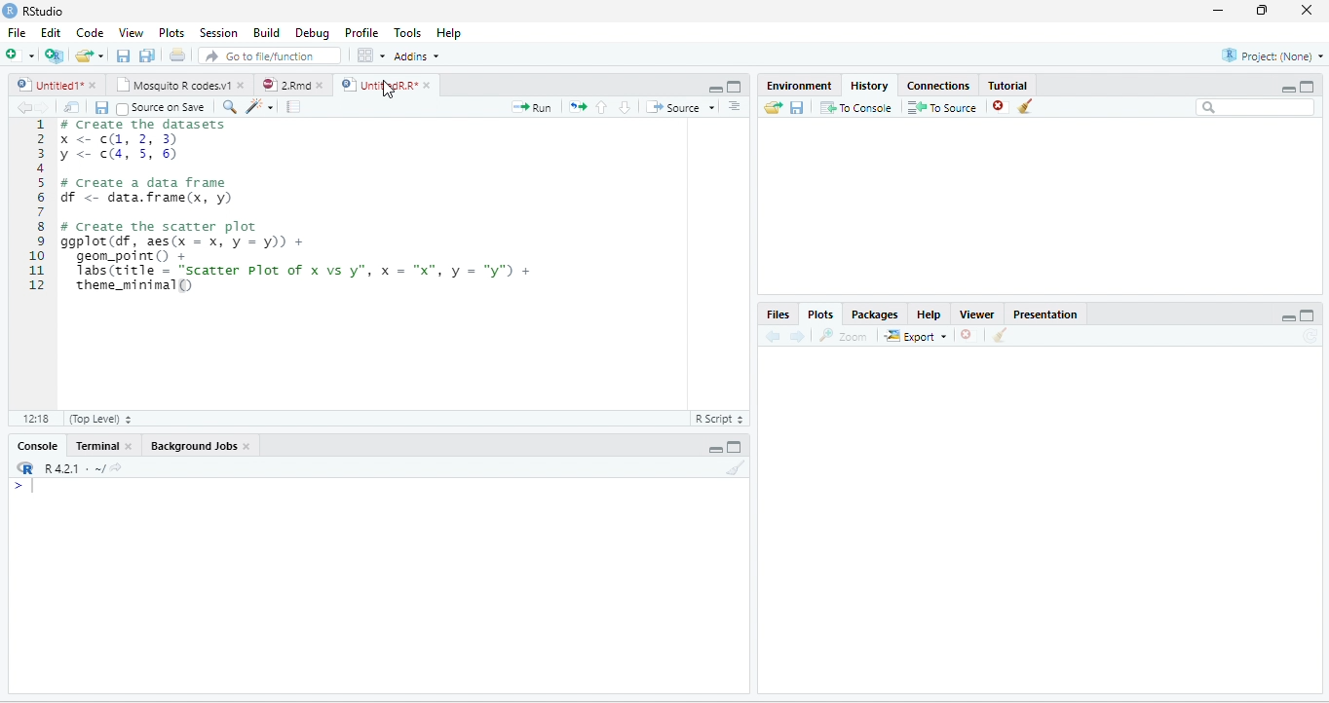 This screenshot has height=703, width=1329. What do you see at coordinates (89, 32) in the screenshot?
I see `Code` at bounding box center [89, 32].